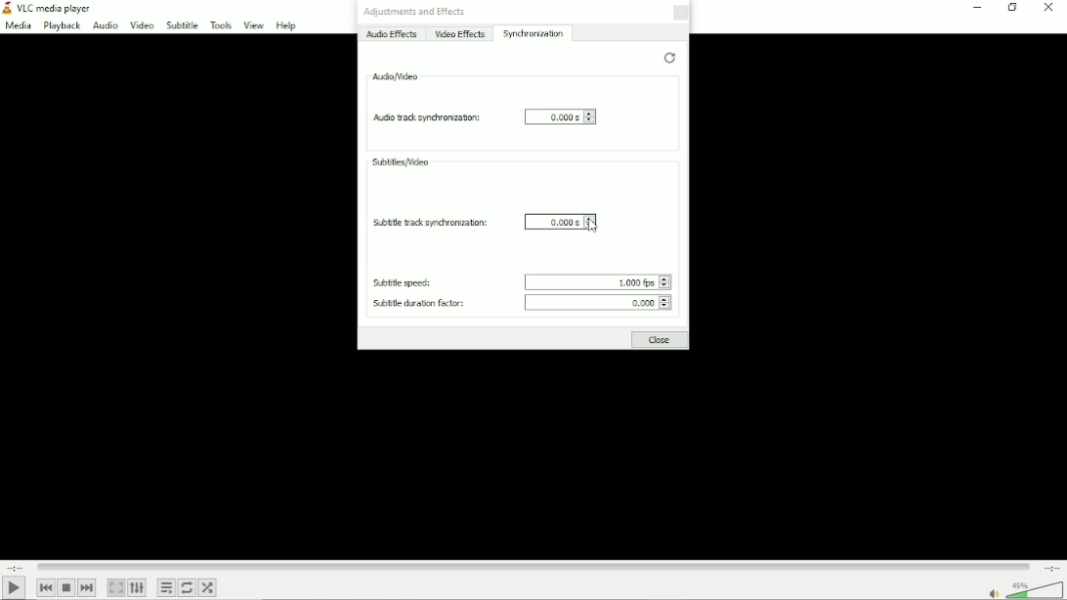 The width and height of the screenshot is (1067, 600). What do you see at coordinates (14, 566) in the screenshot?
I see `Elapsed time` at bounding box center [14, 566].